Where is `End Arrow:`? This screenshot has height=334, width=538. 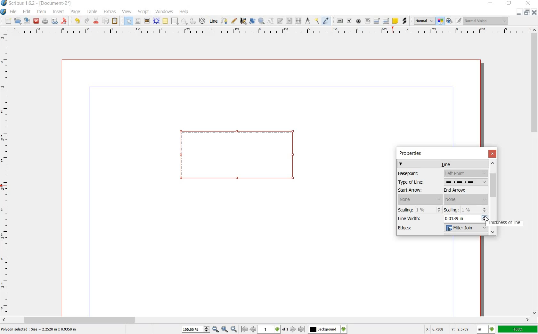 End Arrow: is located at coordinates (461, 190).